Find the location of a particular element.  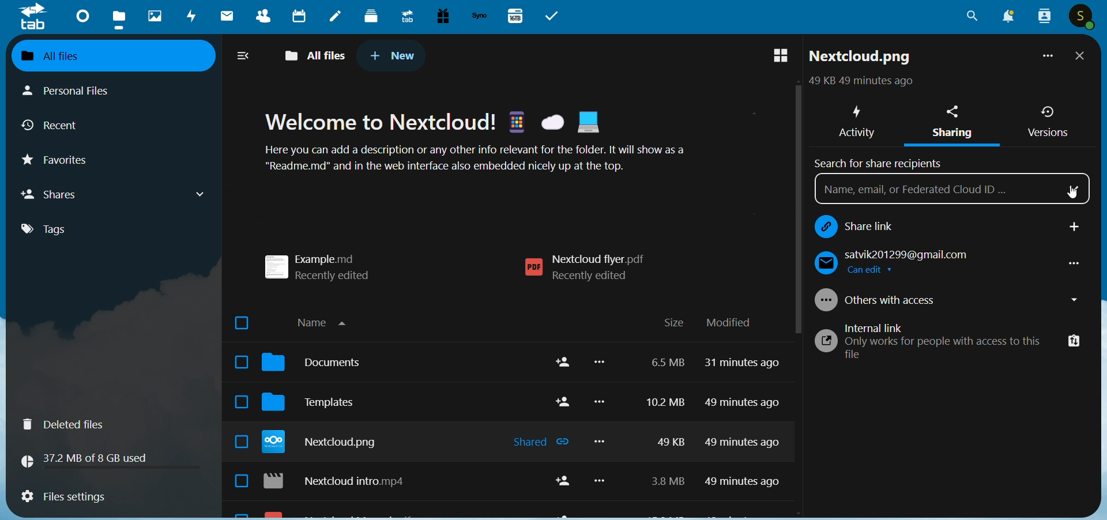

share is located at coordinates (562, 484).